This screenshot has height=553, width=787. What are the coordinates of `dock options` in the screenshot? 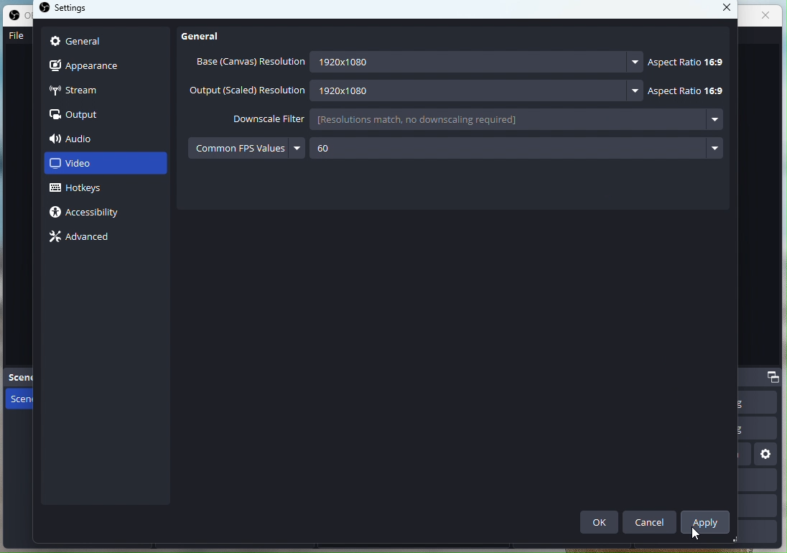 It's located at (774, 376).